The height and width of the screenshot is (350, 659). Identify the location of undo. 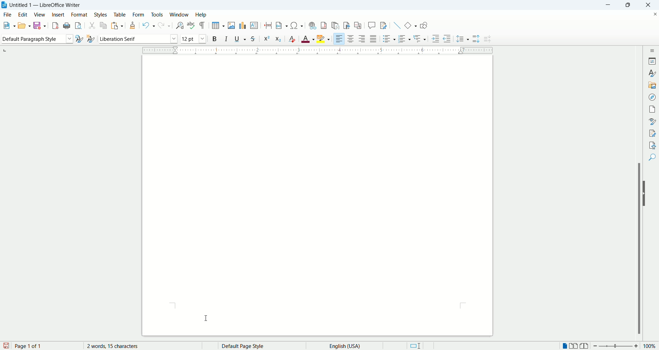
(149, 25).